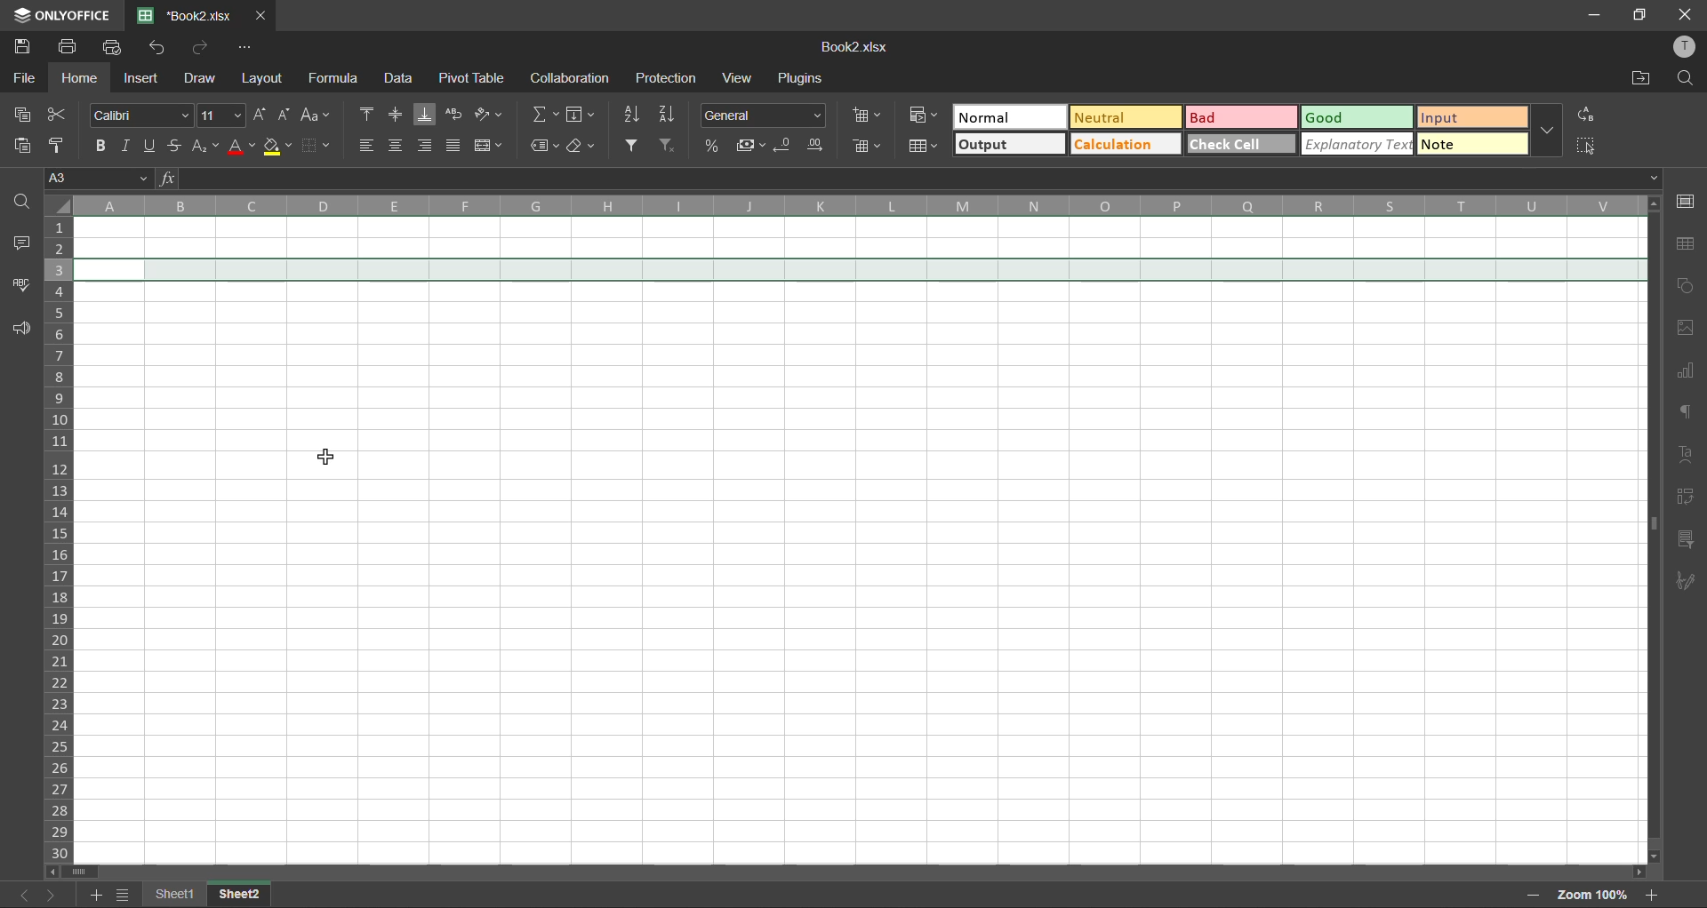 This screenshot has height=908, width=1707. What do you see at coordinates (494, 112) in the screenshot?
I see `orientation` at bounding box center [494, 112].